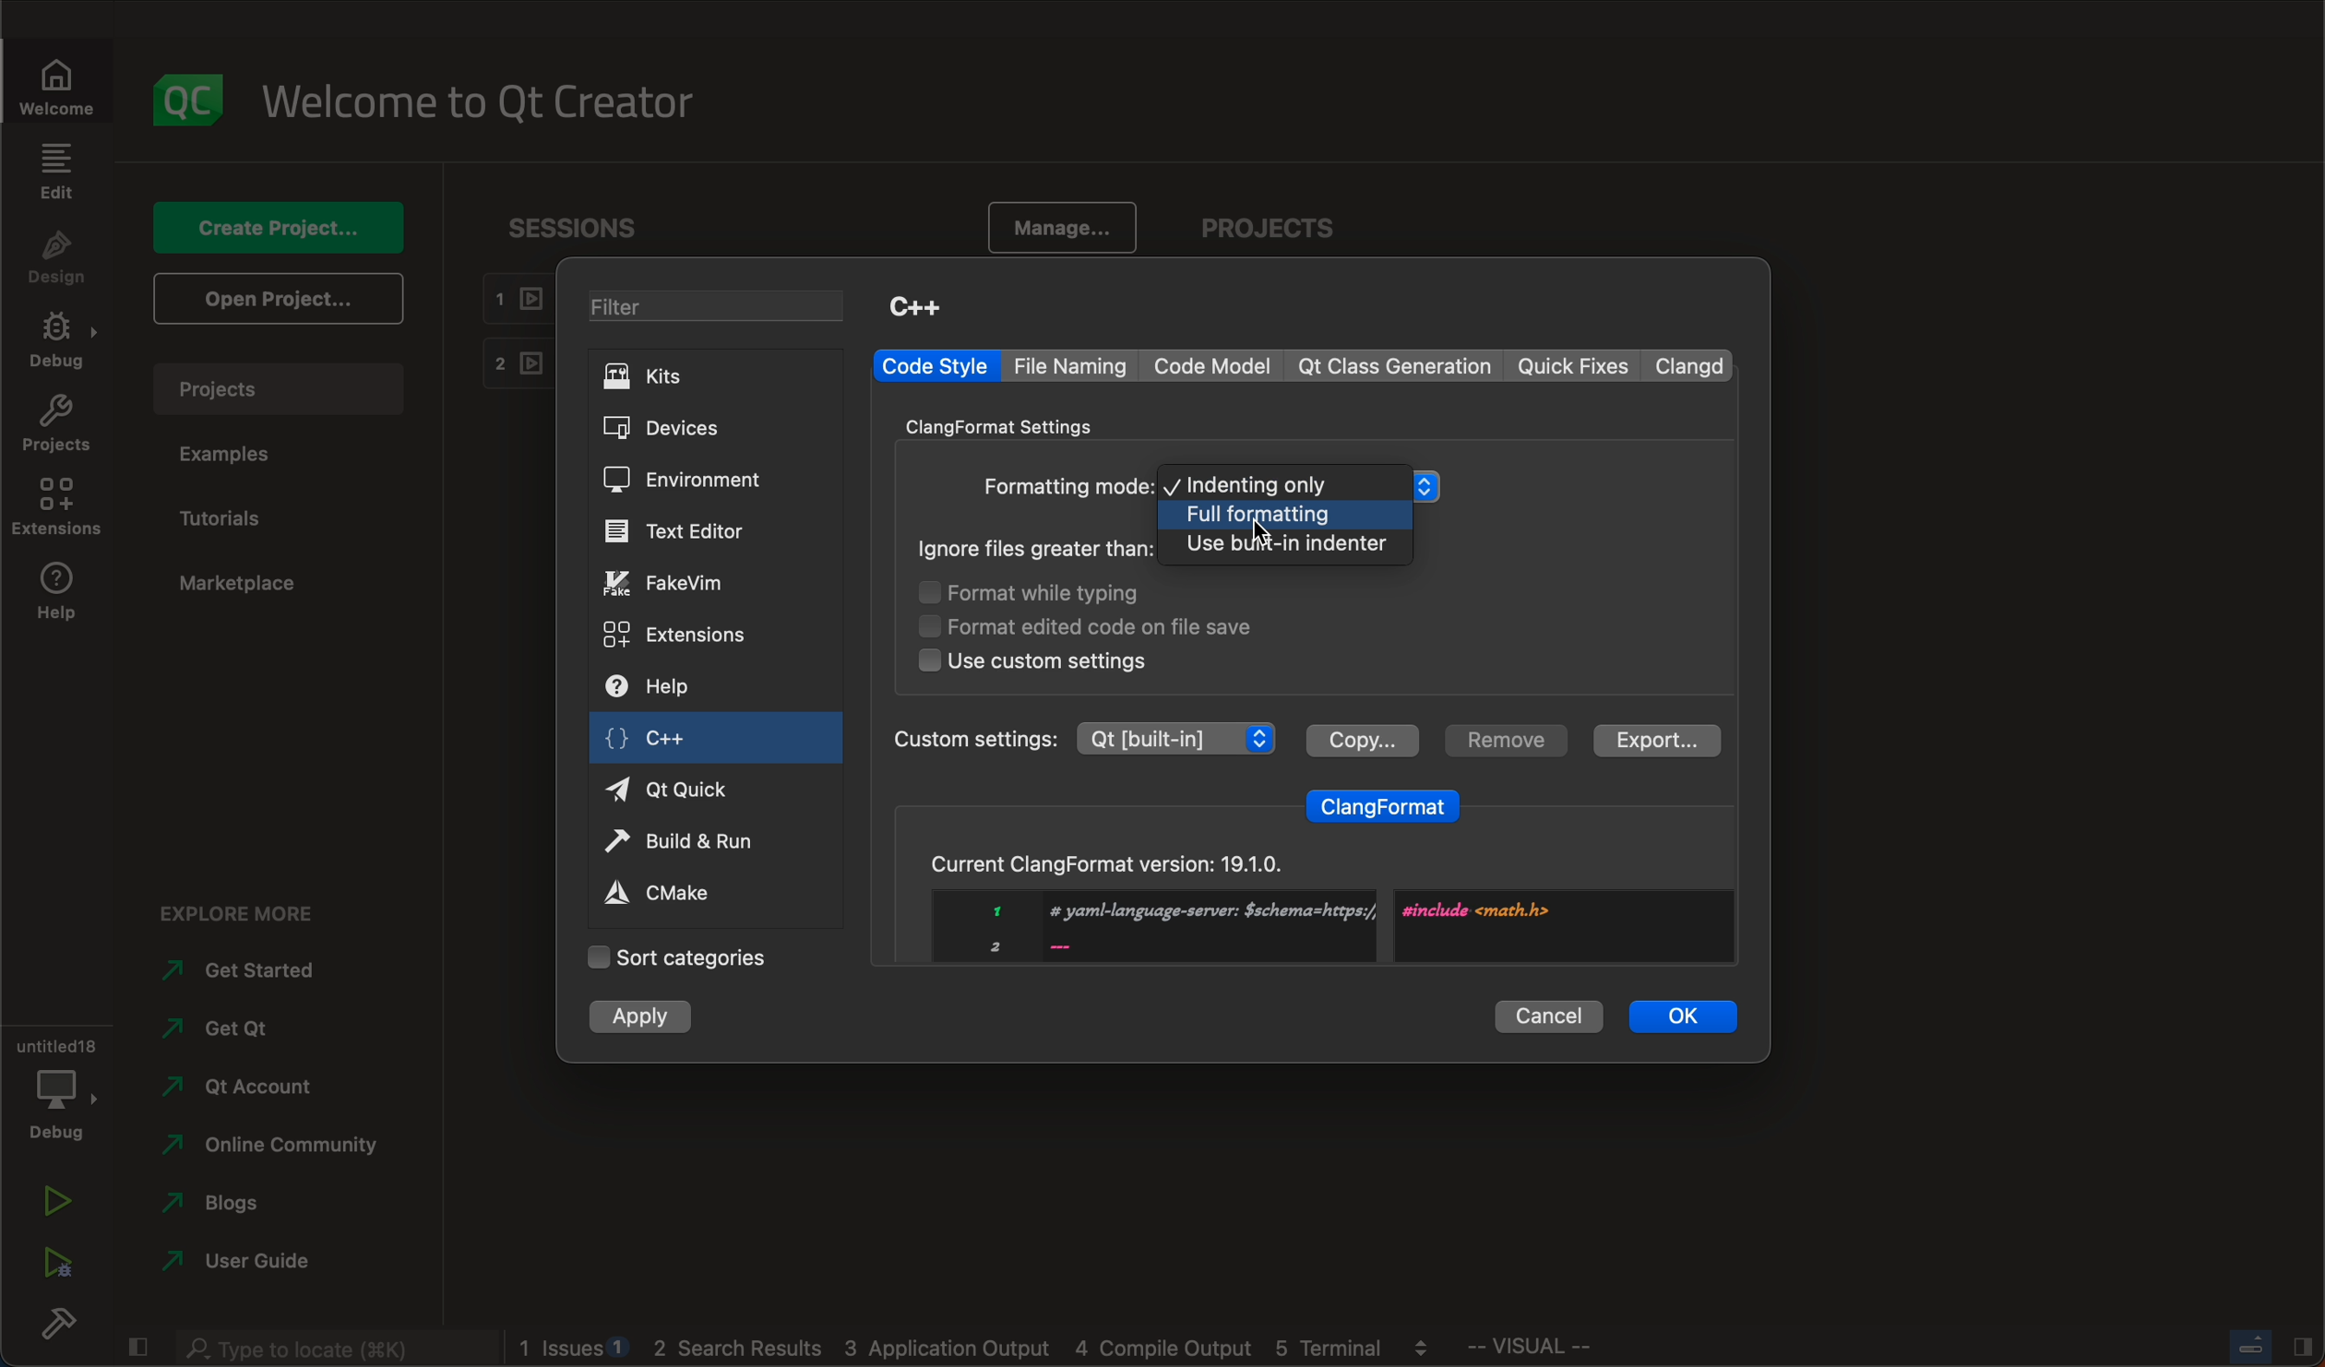  Describe the element at coordinates (914, 305) in the screenshot. I see `C++` at that location.